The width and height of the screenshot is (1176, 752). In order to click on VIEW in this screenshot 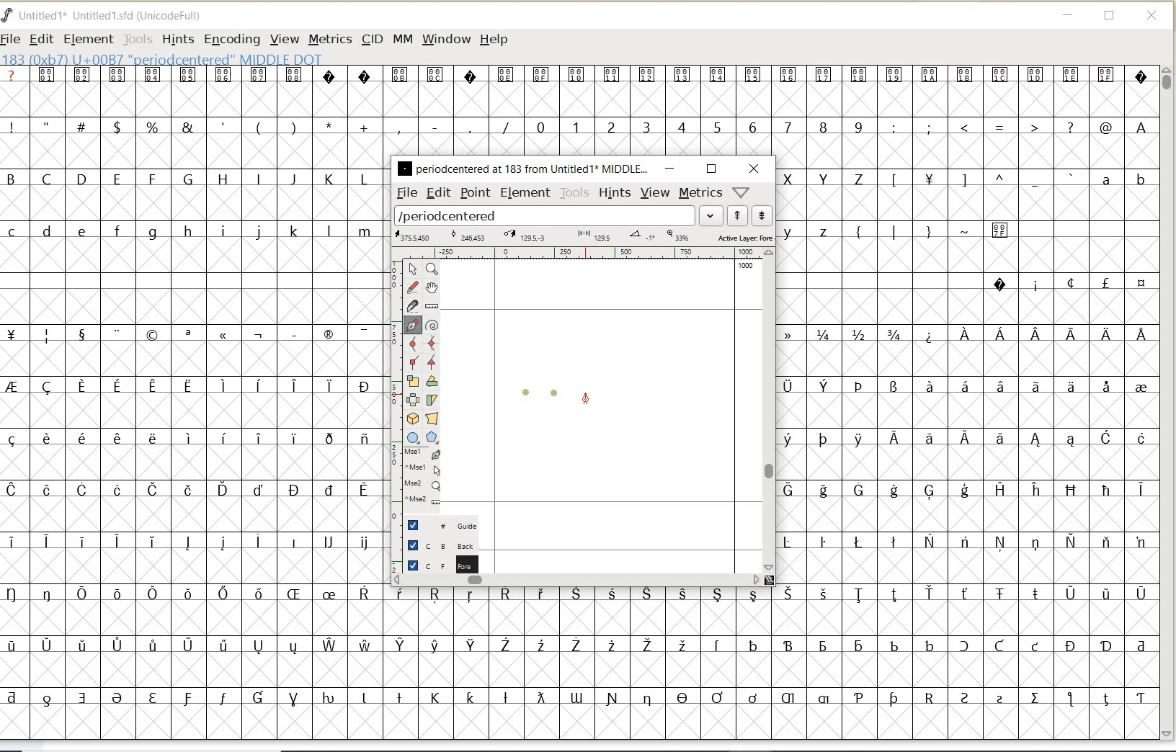, I will do `click(285, 40)`.